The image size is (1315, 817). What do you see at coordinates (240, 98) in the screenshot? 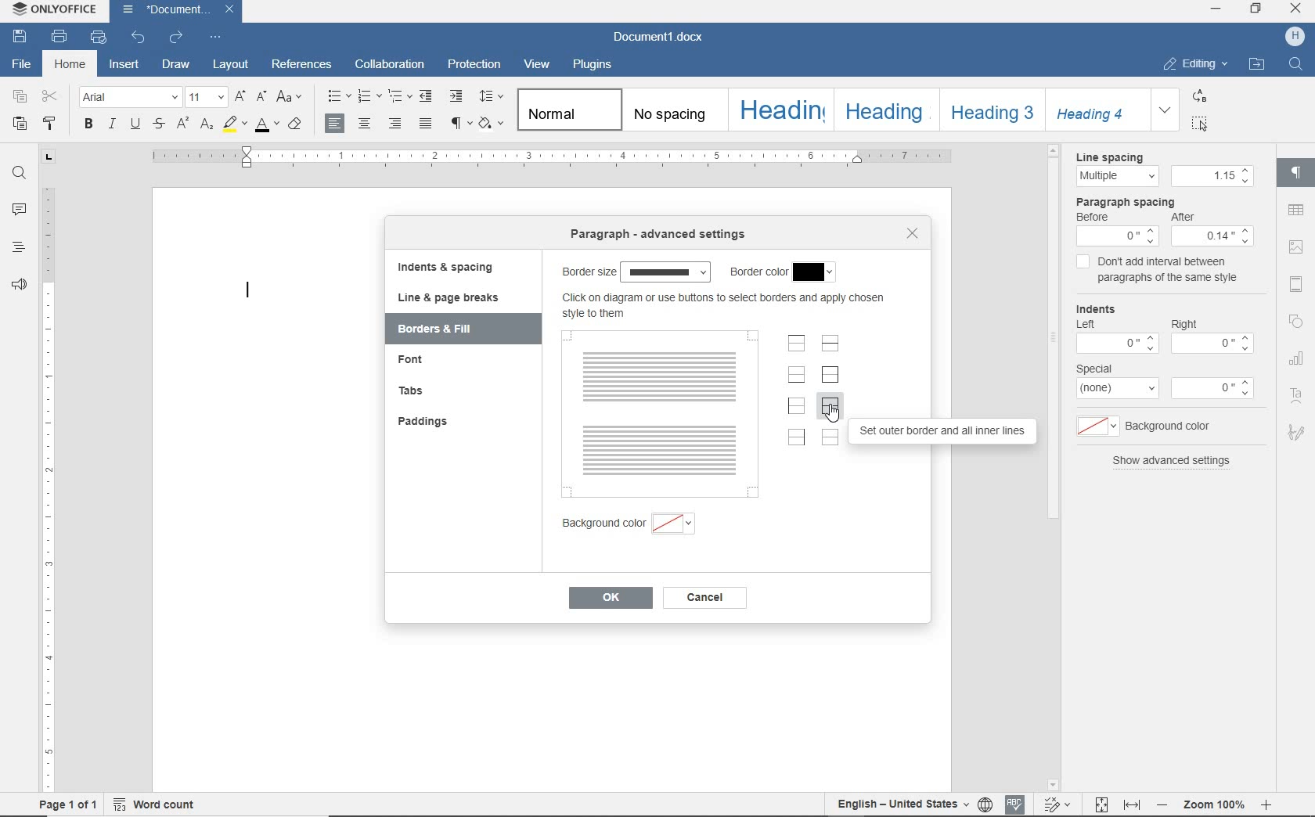
I see `increment font size` at bounding box center [240, 98].